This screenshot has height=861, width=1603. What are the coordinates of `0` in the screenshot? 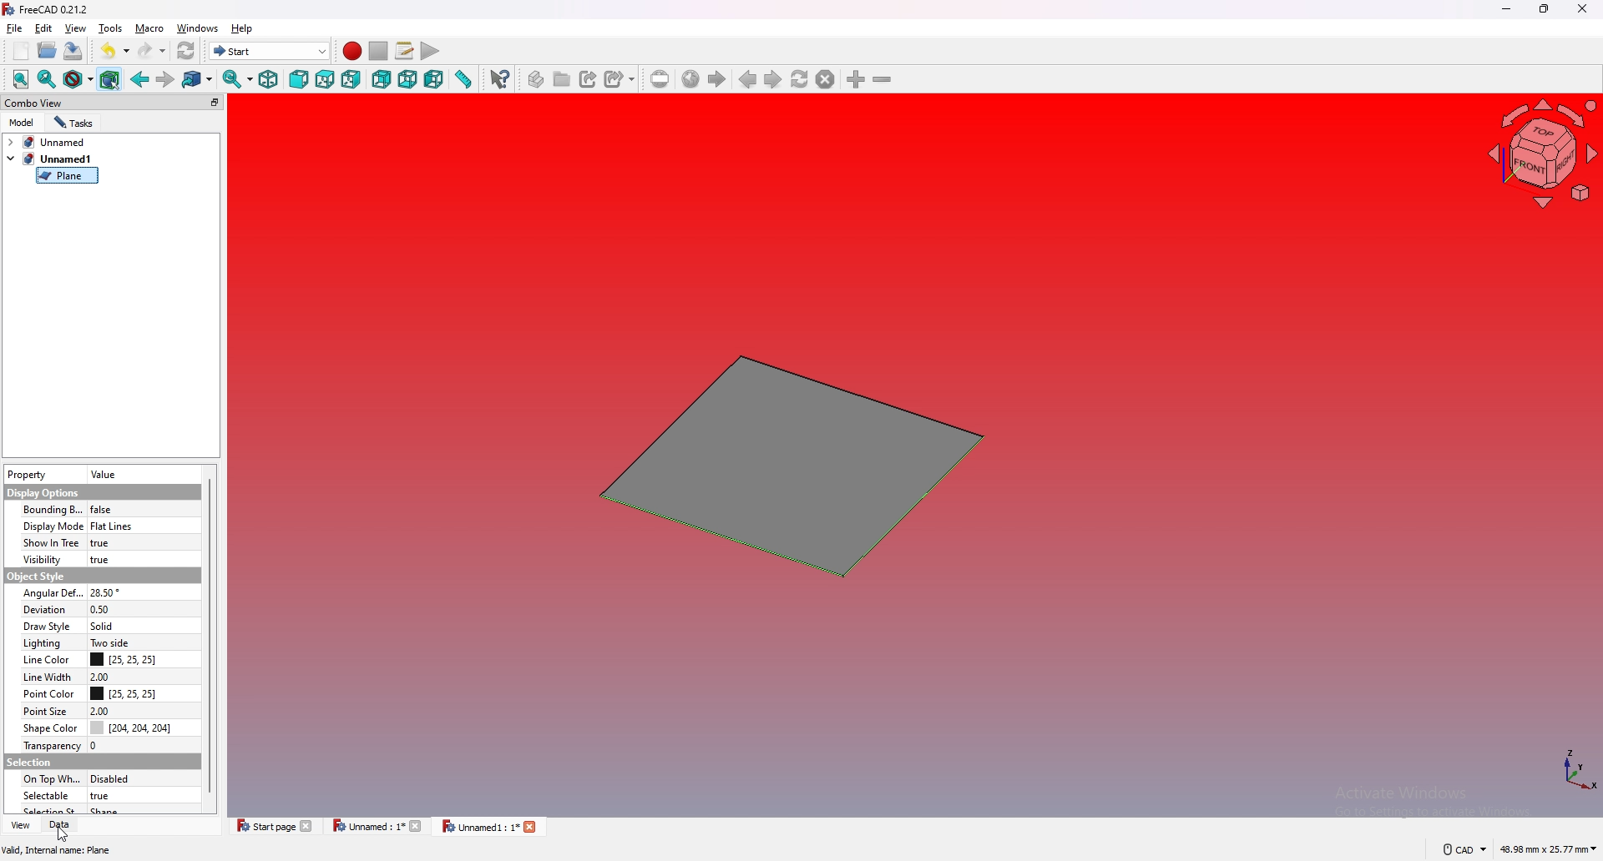 It's located at (101, 745).